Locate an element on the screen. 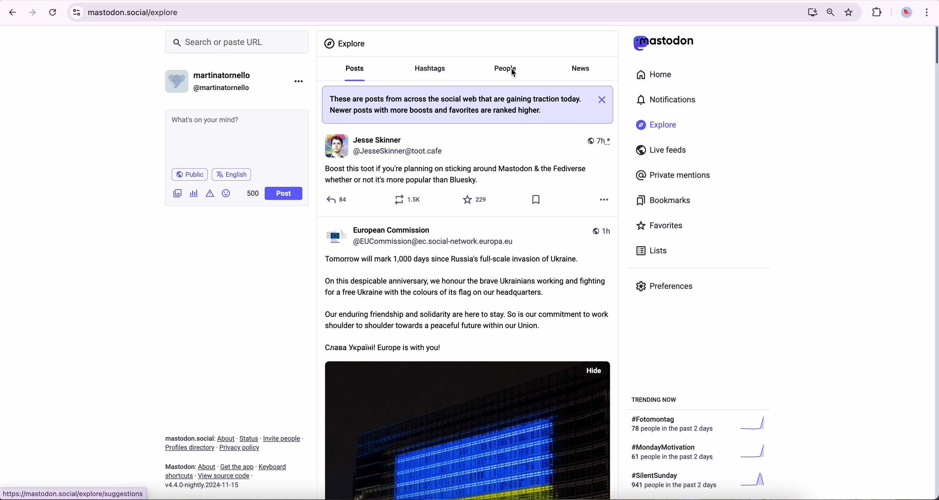 The image size is (939, 500). notifications is located at coordinates (670, 100).